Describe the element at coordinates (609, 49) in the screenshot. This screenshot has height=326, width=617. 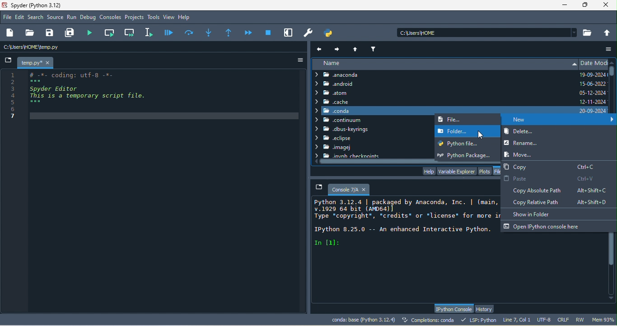
I see `more option` at that location.